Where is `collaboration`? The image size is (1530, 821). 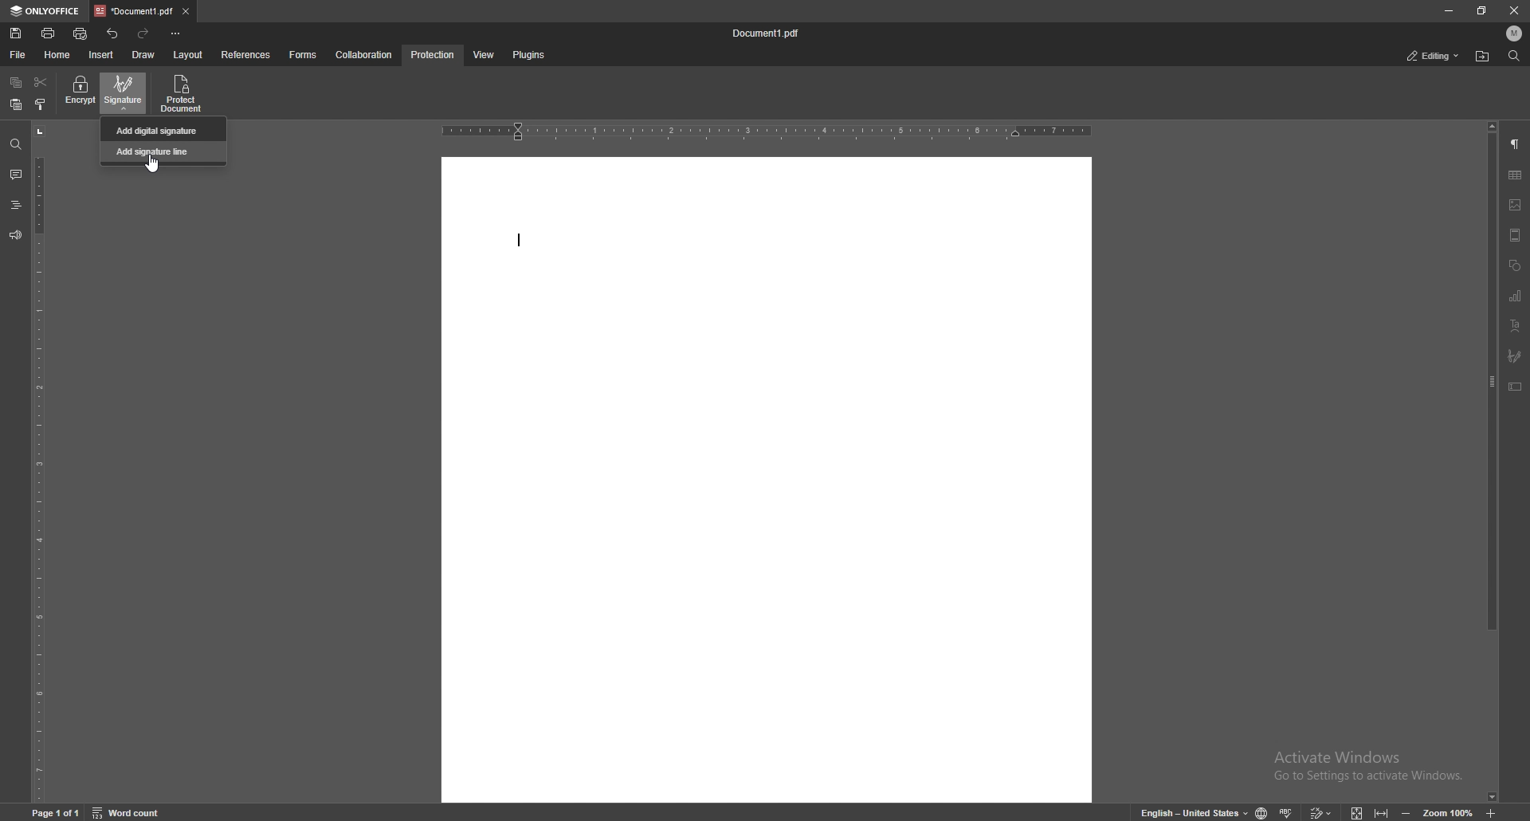 collaboration is located at coordinates (366, 54).